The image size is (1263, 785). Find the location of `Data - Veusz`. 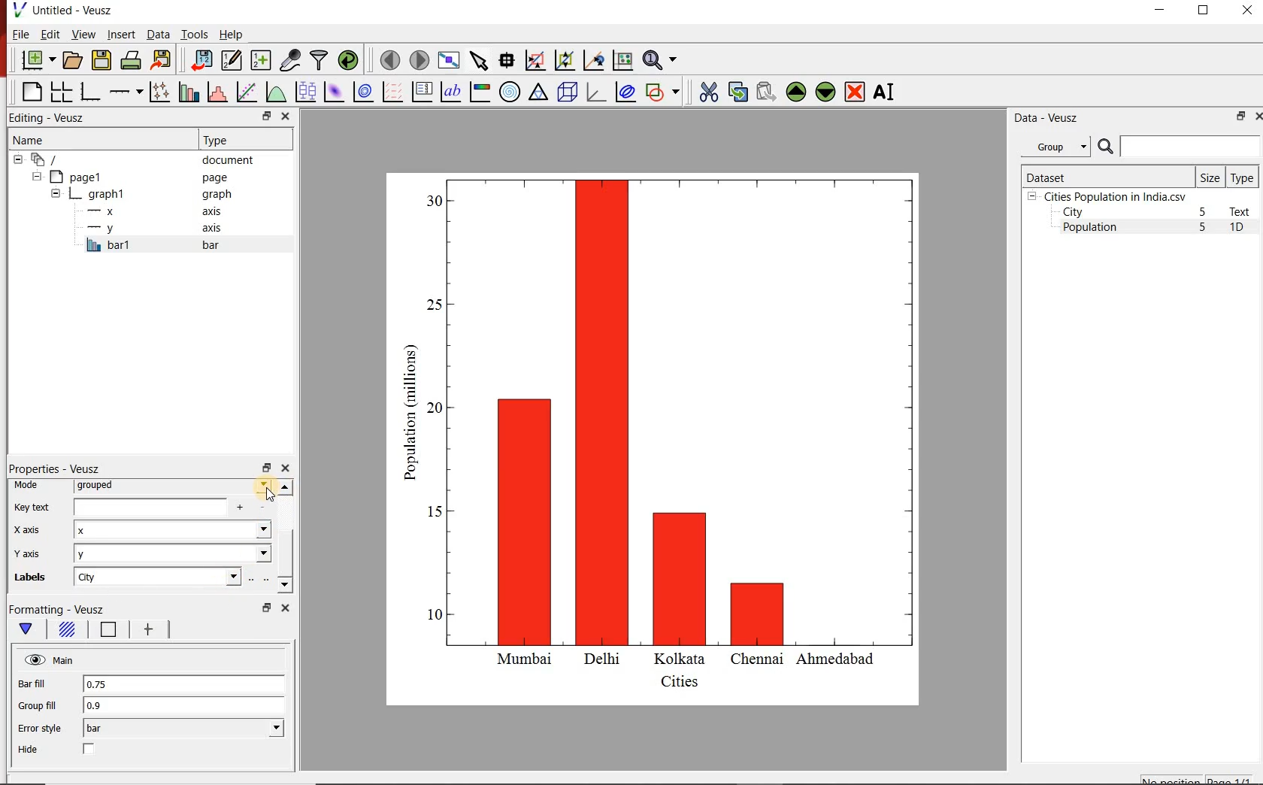

Data - Veusz is located at coordinates (1043, 117).